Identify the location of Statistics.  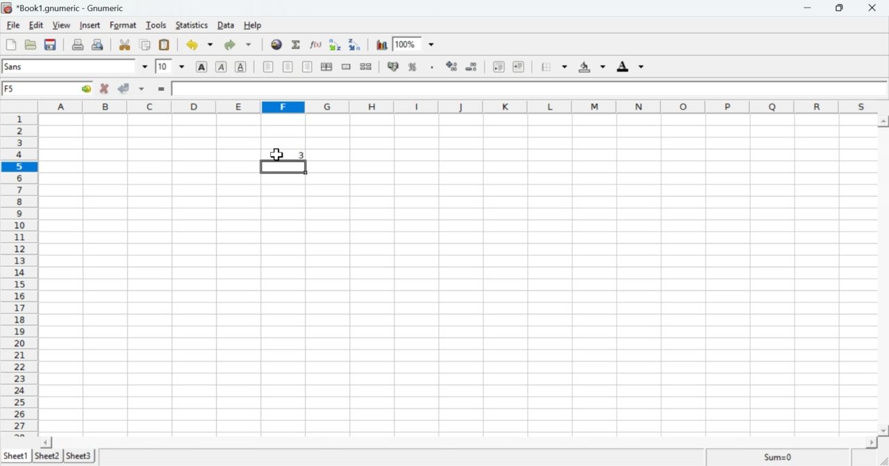
(191, 25).